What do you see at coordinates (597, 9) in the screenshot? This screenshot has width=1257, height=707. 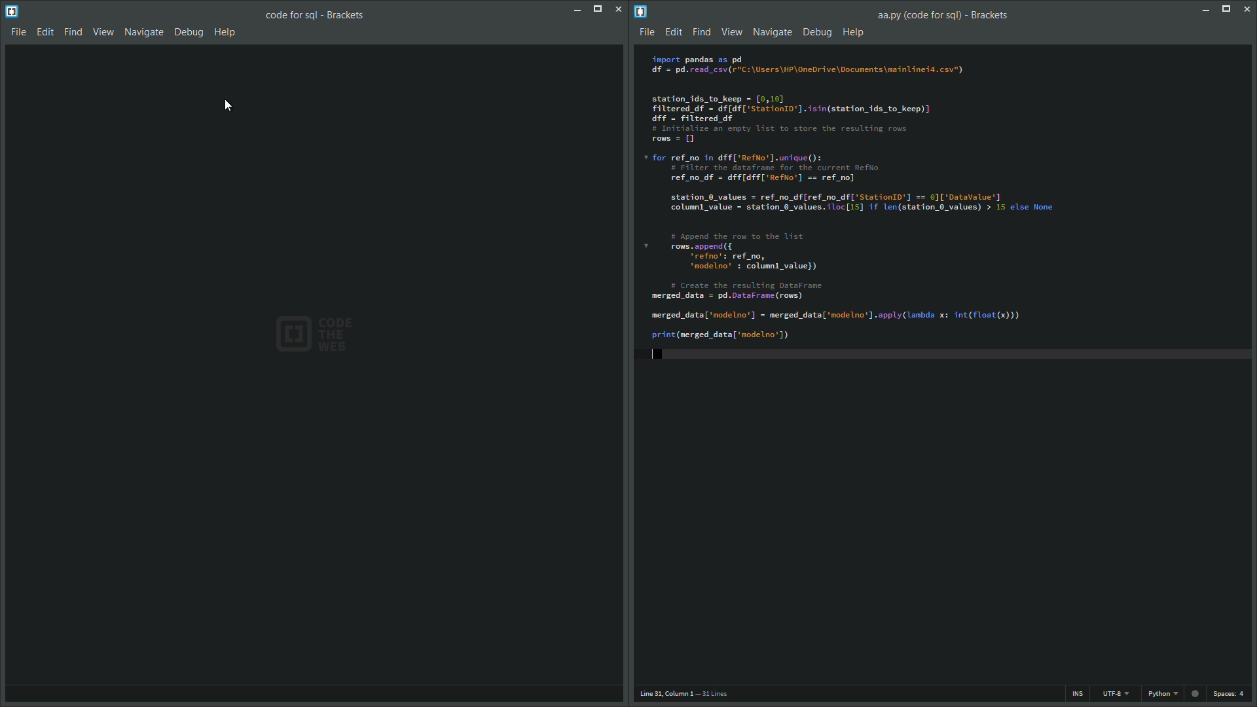 I see `restore` at bounding box center [597, 9].